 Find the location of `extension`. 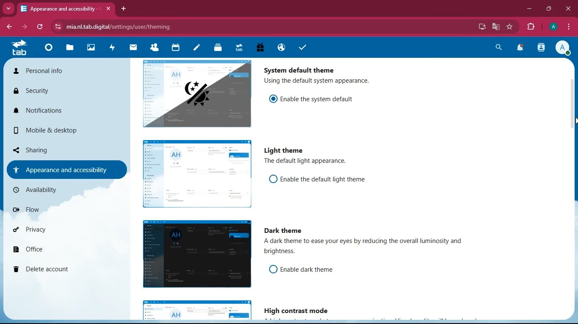

extension is located at coordinates (533, 27).